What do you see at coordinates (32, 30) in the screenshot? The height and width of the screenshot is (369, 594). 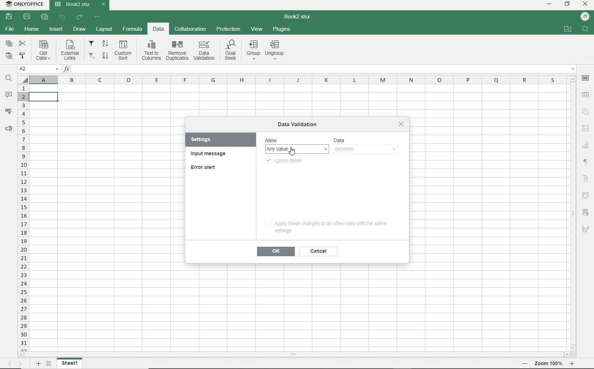 I see `HOME` at bounding box center [32, 30].